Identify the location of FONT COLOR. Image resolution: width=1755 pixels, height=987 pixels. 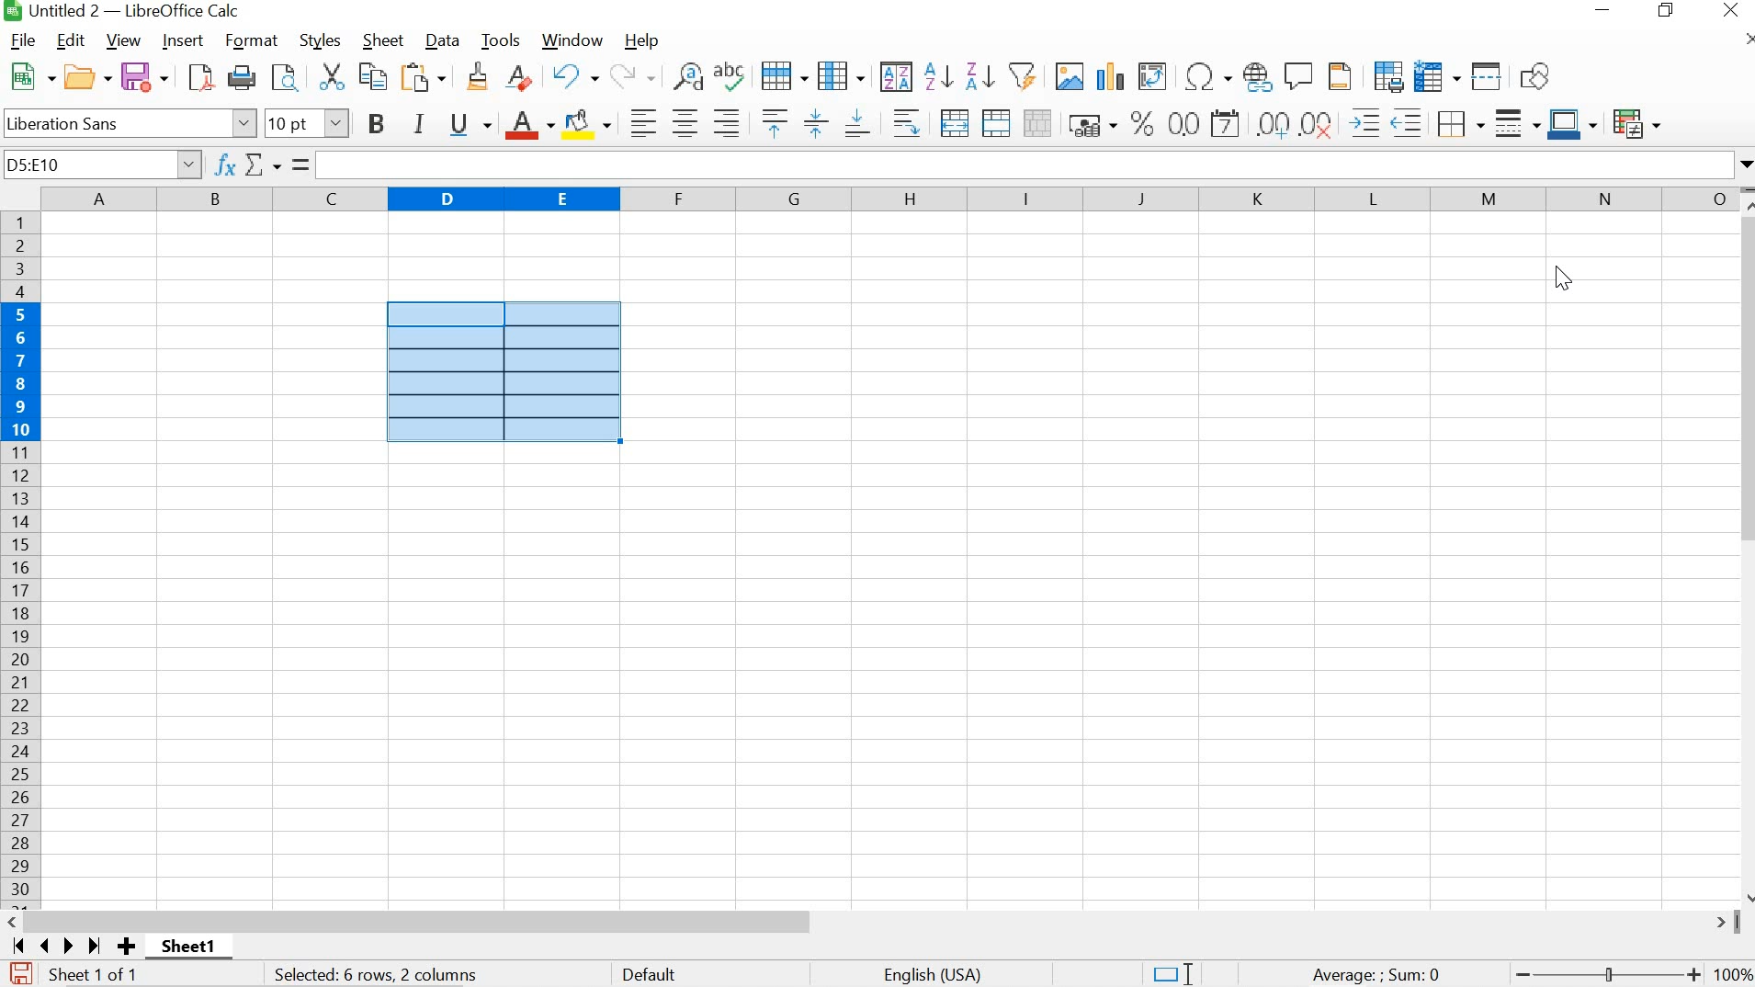
(527, 126).